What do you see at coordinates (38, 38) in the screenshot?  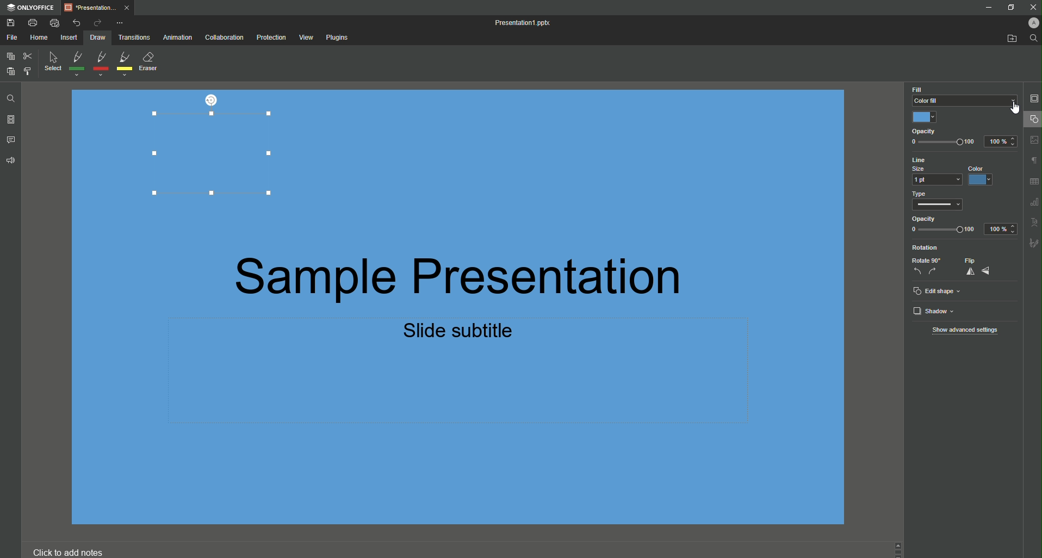 I see `Home` at bounding box center [38, 38].